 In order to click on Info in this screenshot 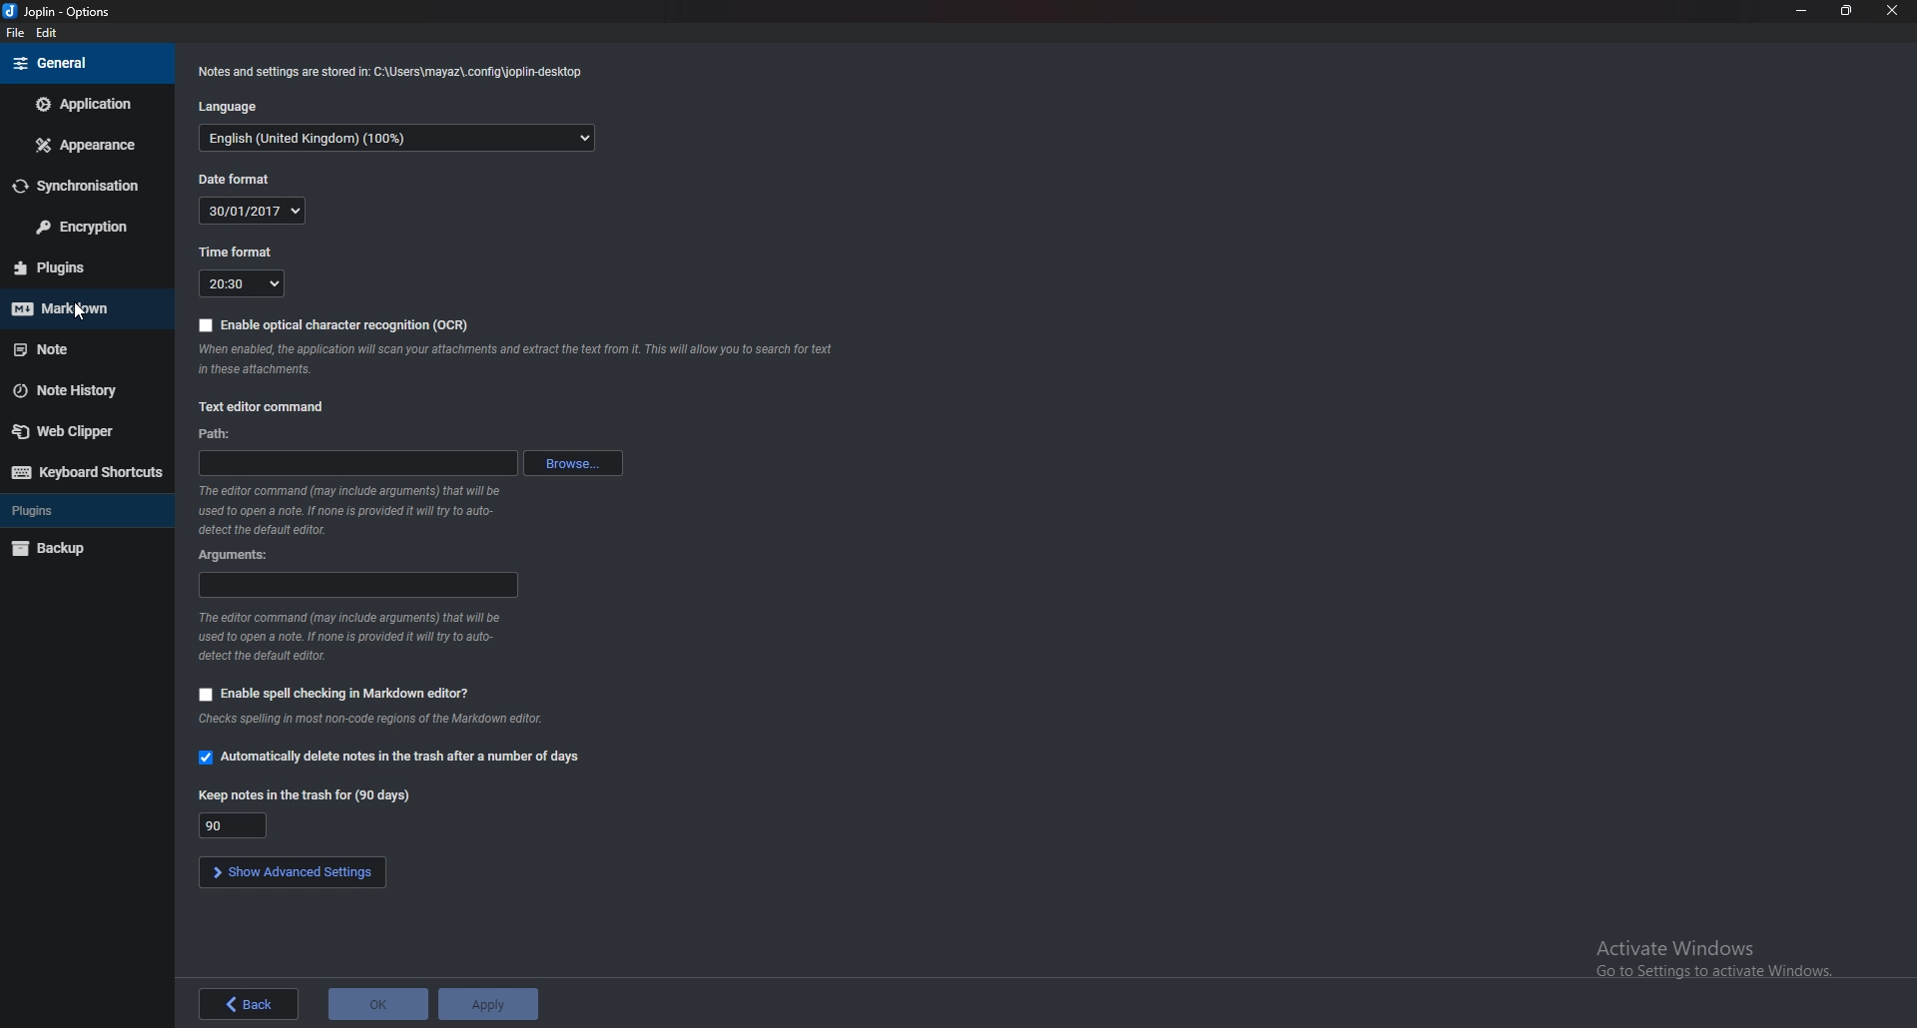, I will do `click(517, 358)`.